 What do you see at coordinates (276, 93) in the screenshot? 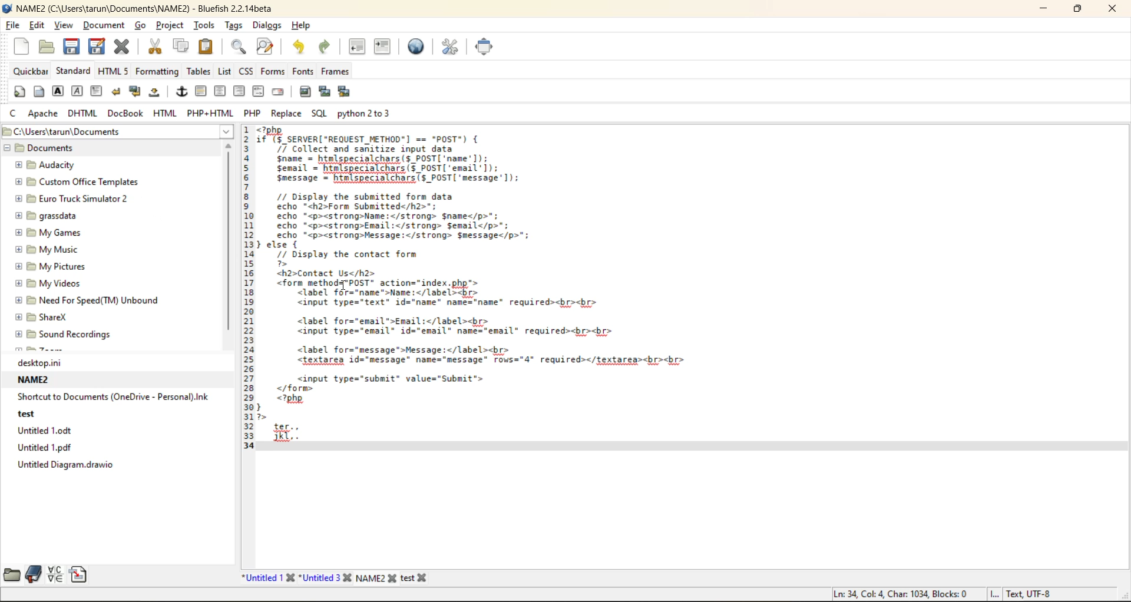
I see `email` at bounding box center [276, 93].